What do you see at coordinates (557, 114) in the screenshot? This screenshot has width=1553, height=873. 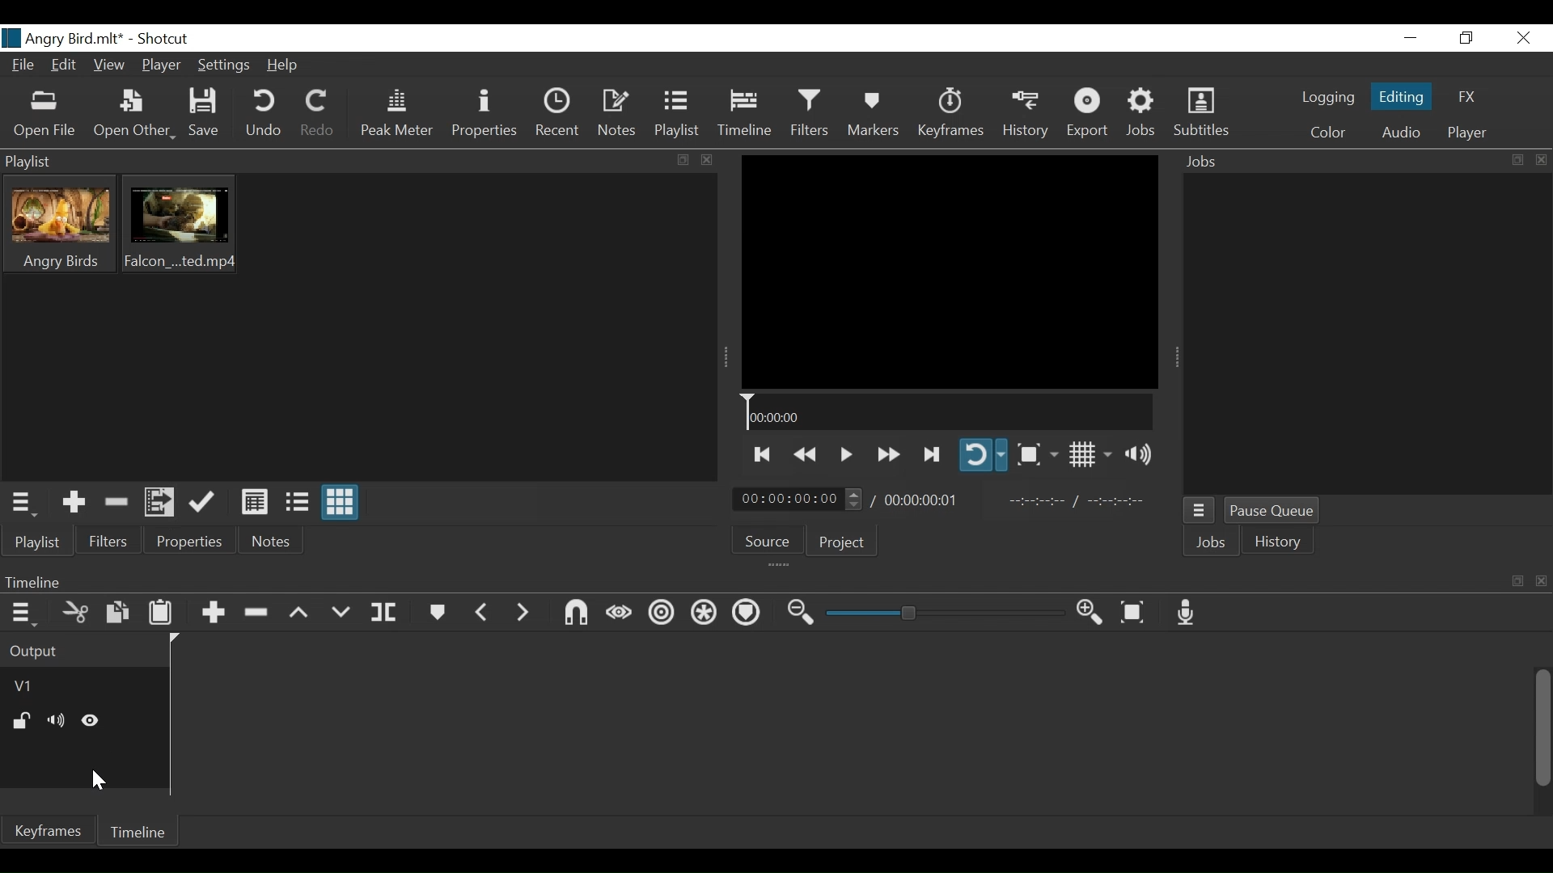 I see `` at bounding box center [557, 114].